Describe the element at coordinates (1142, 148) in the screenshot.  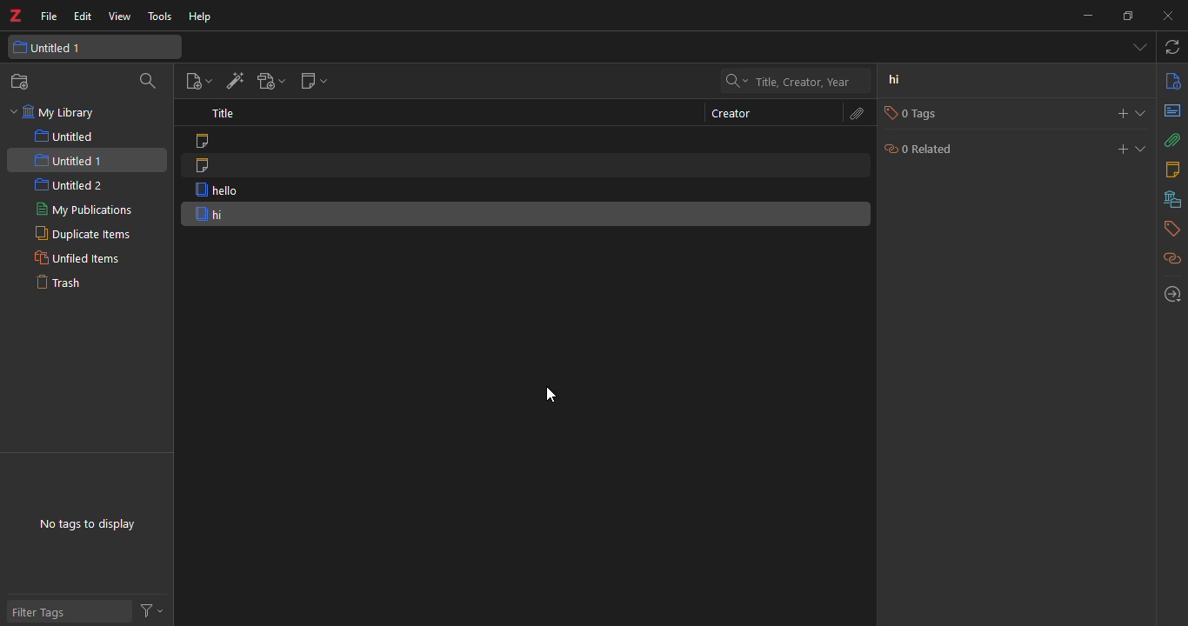
I see `expand` at that location.